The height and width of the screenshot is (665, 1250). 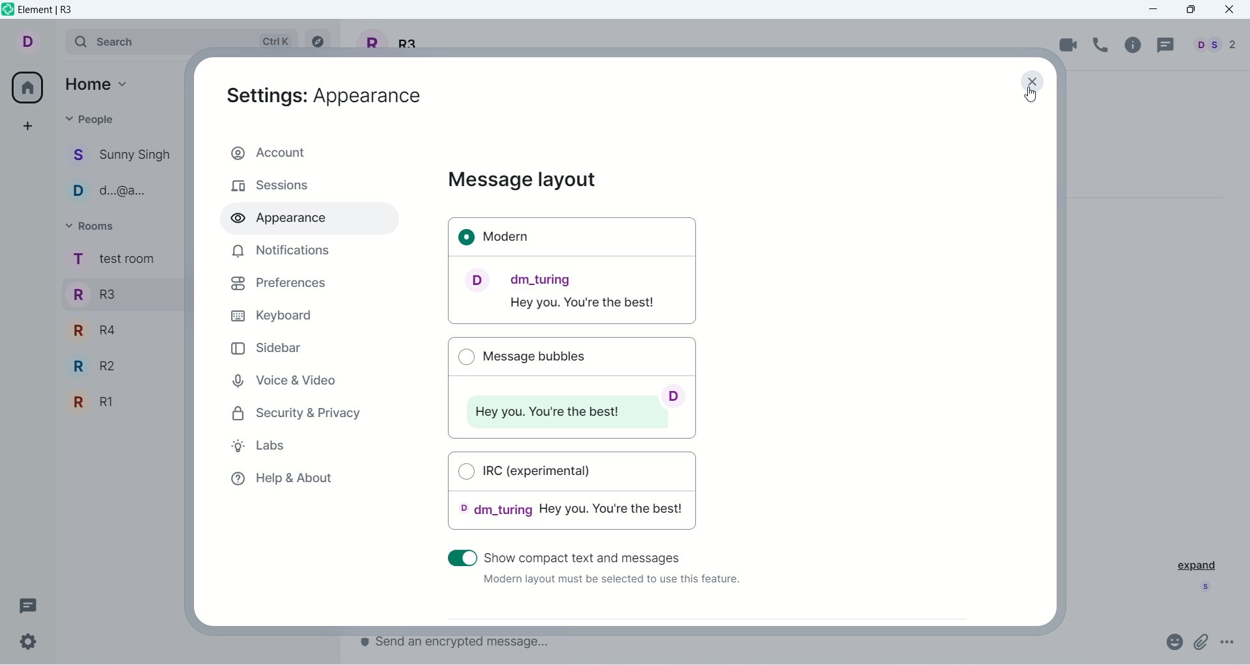 What do you see at coordinates (1135, 45) in the screenshot?
I see `room info` at bounding box center [1135, 45].